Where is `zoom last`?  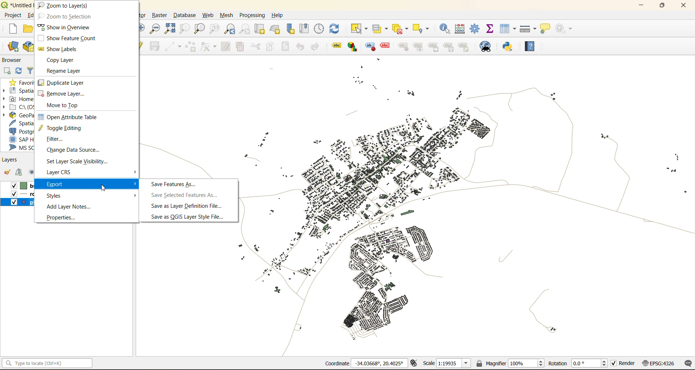
zoom last is located at coordinates (231, 29).